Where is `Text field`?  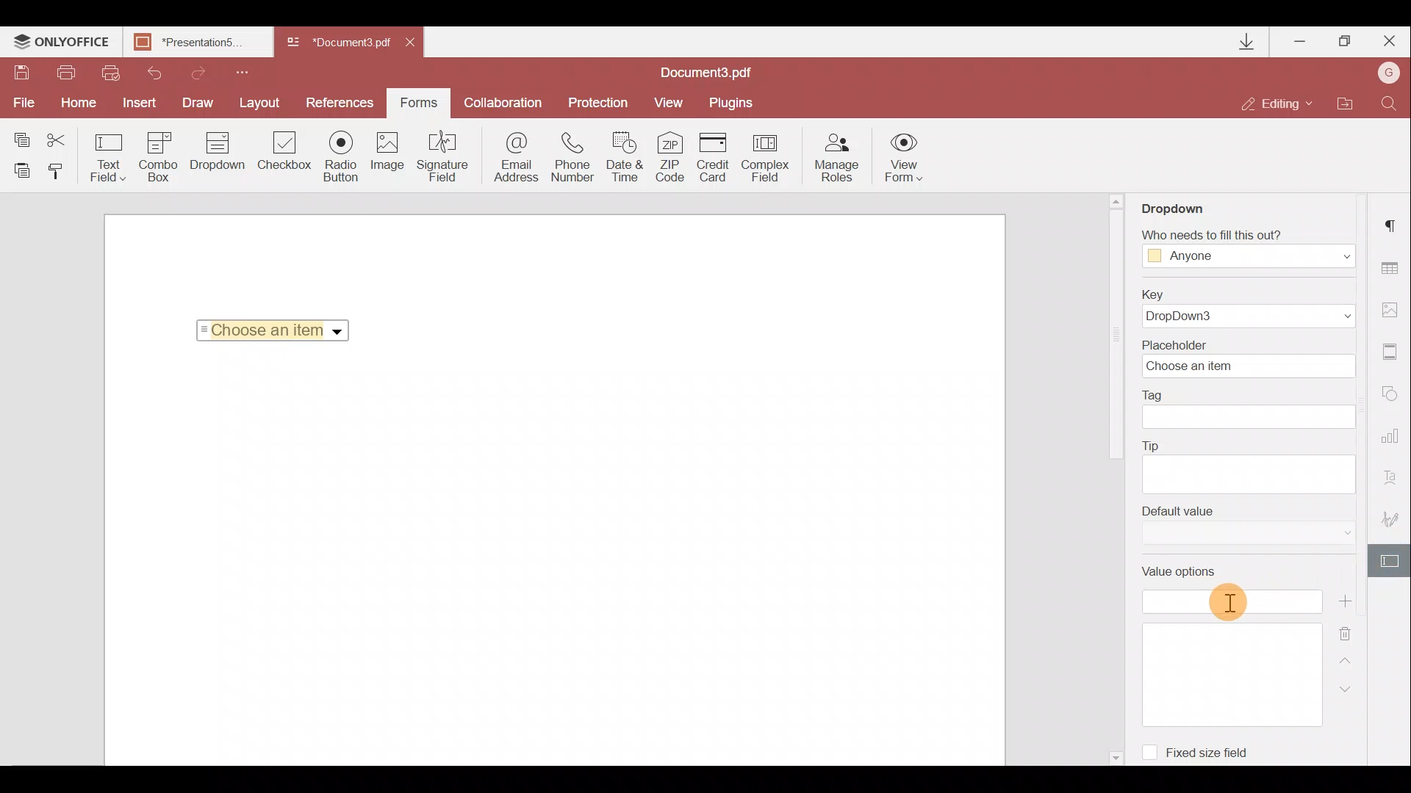 Text field is located at coordinates (106, 157).